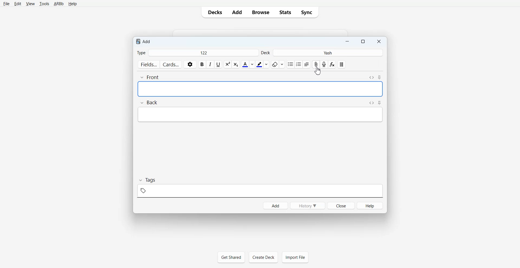 Image resolution: width=520 pixels, height=268 pixels. I want to click on Highlight Text Color, so click(262, 64).